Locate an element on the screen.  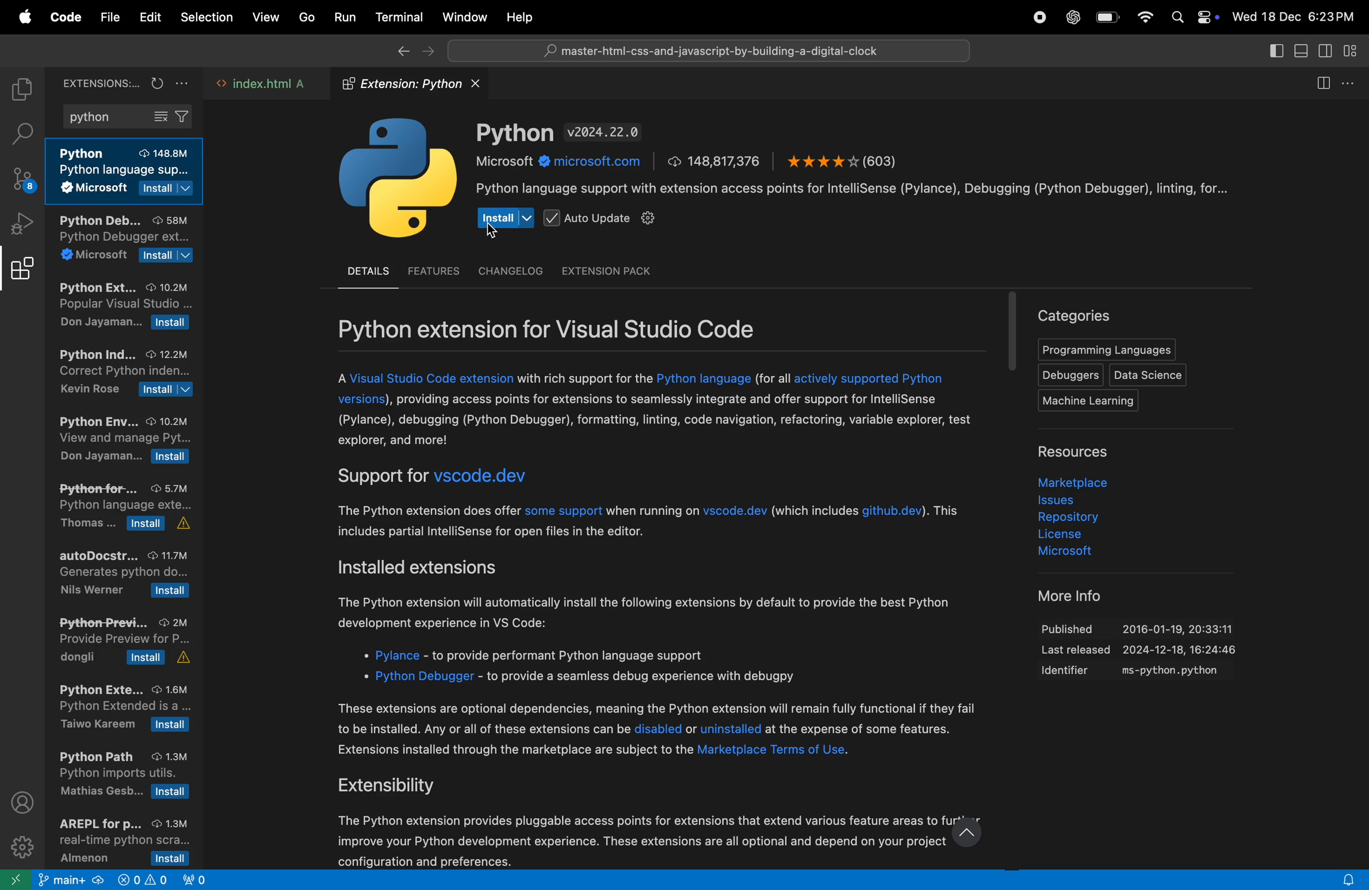
issues is located at coordinates (1070, 500).